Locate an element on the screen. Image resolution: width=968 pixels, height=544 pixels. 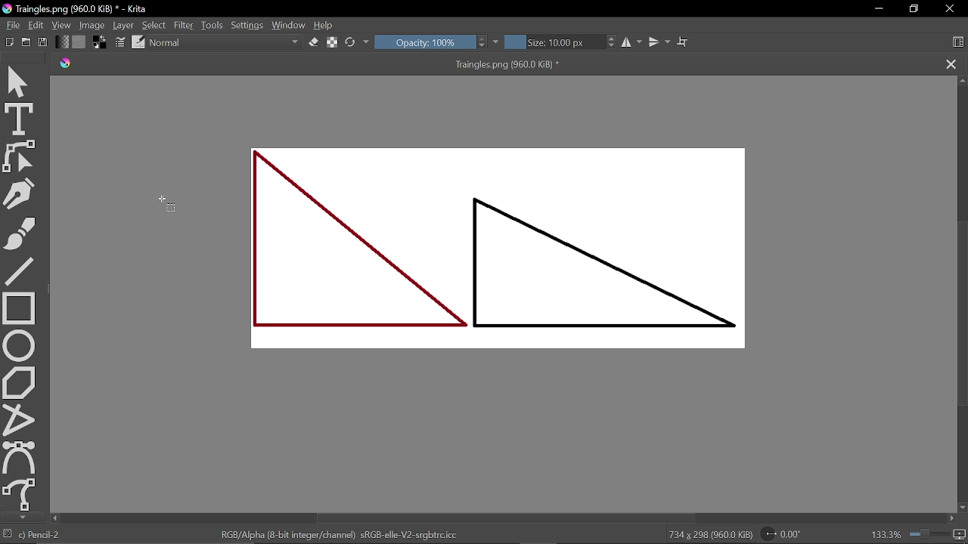
Two triangles is located at coordinates (508, 255).